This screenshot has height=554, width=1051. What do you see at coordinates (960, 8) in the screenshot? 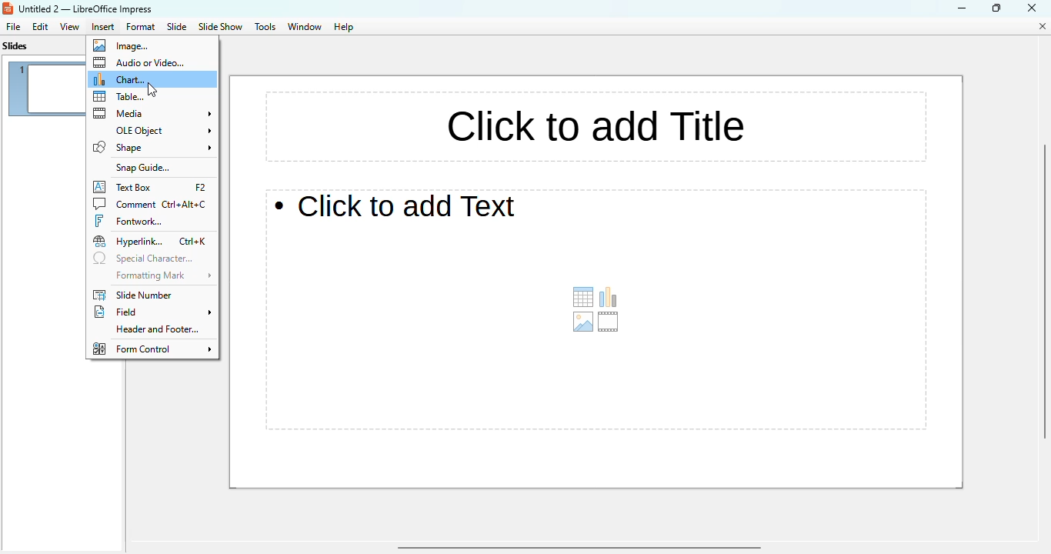
I see `minimize` at bounding box center [960, 8].